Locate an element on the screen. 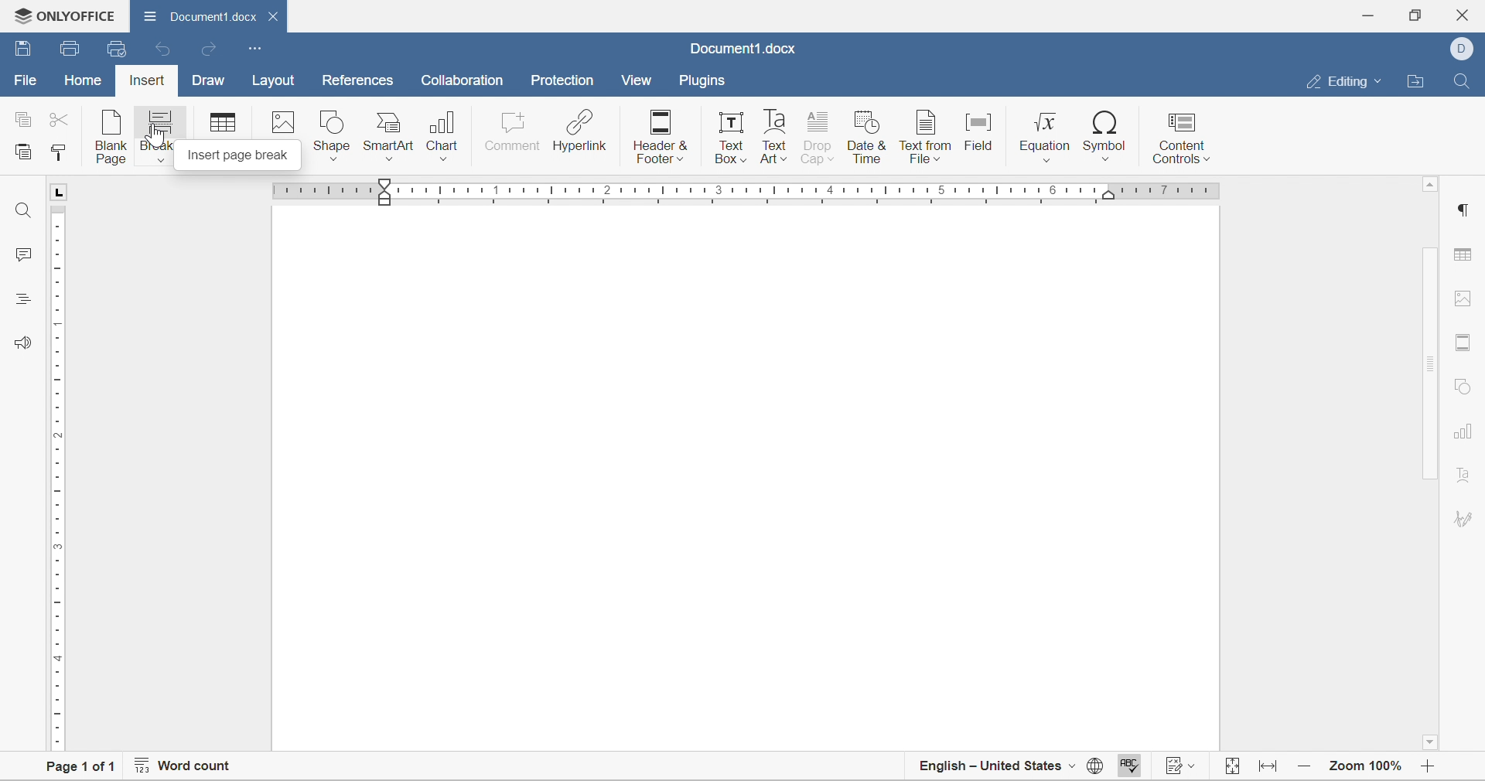 This screenshot has height=781, width=1485. Smart art is located at coordinates (391, 138).